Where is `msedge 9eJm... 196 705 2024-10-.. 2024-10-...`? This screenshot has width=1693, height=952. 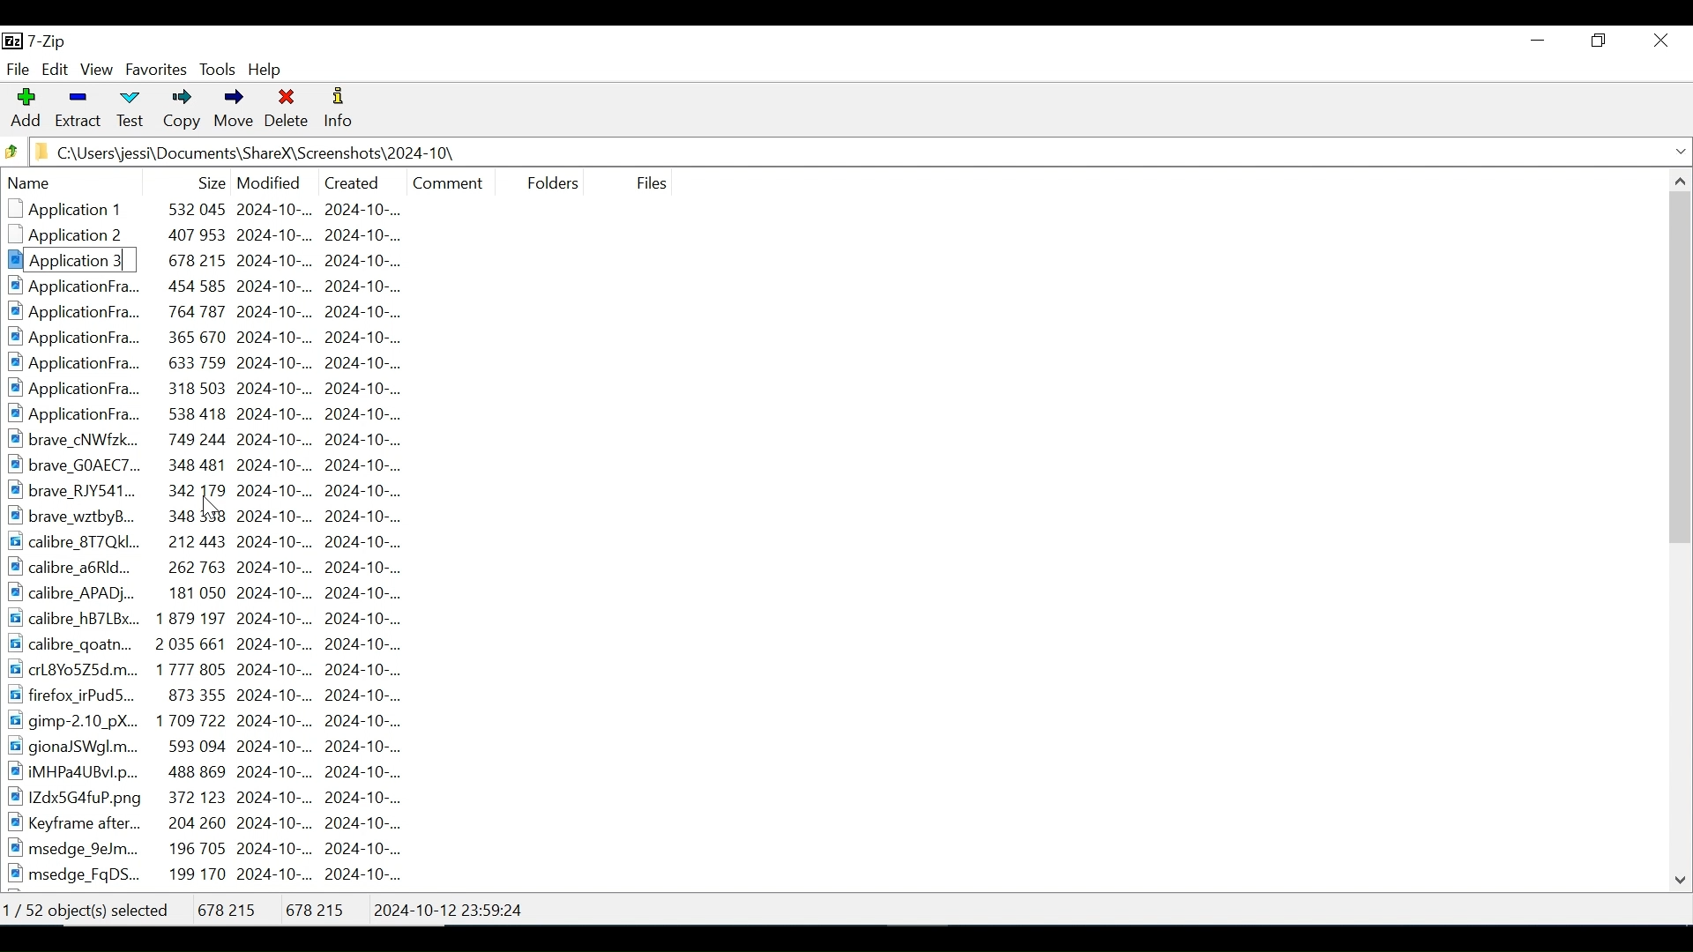
msedge 9eJm... 196 705 2024-10-.. 2024-10-... is located at coordinates (215, 849).